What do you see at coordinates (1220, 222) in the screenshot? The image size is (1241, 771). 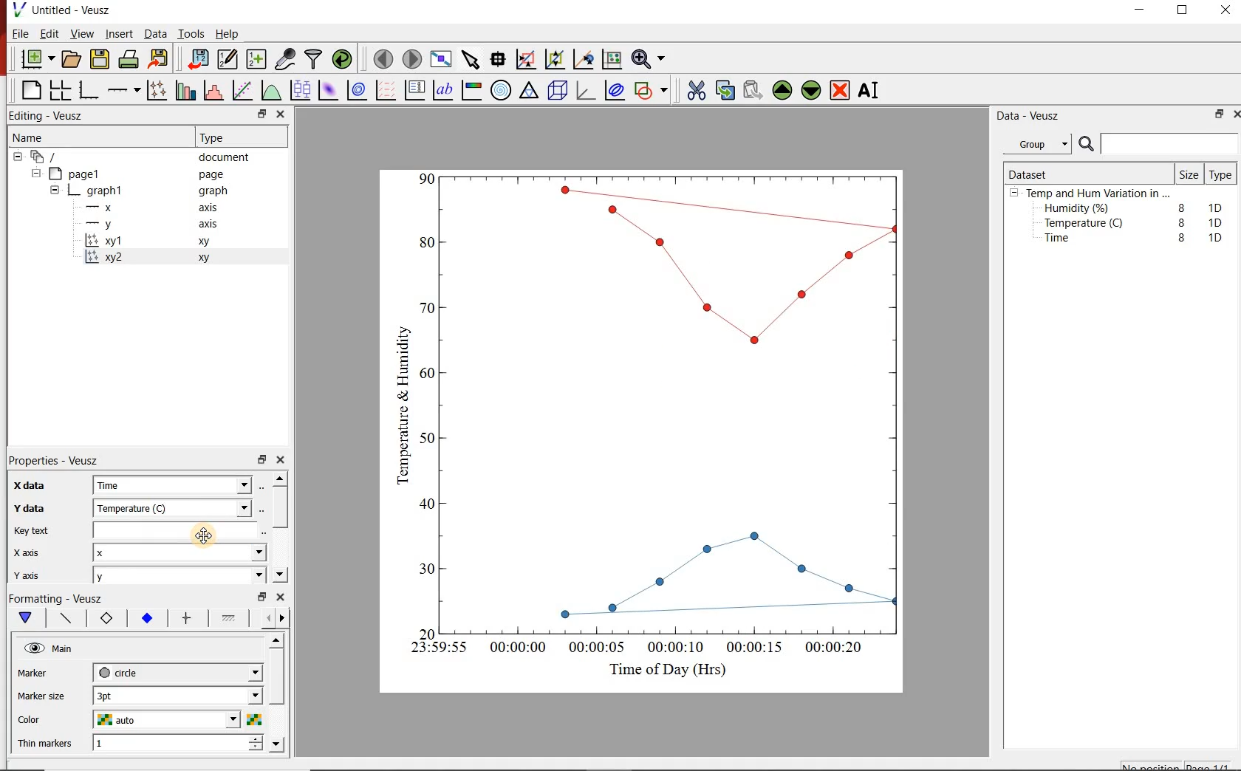 I see `1D` at bounding box center [1220, 222].